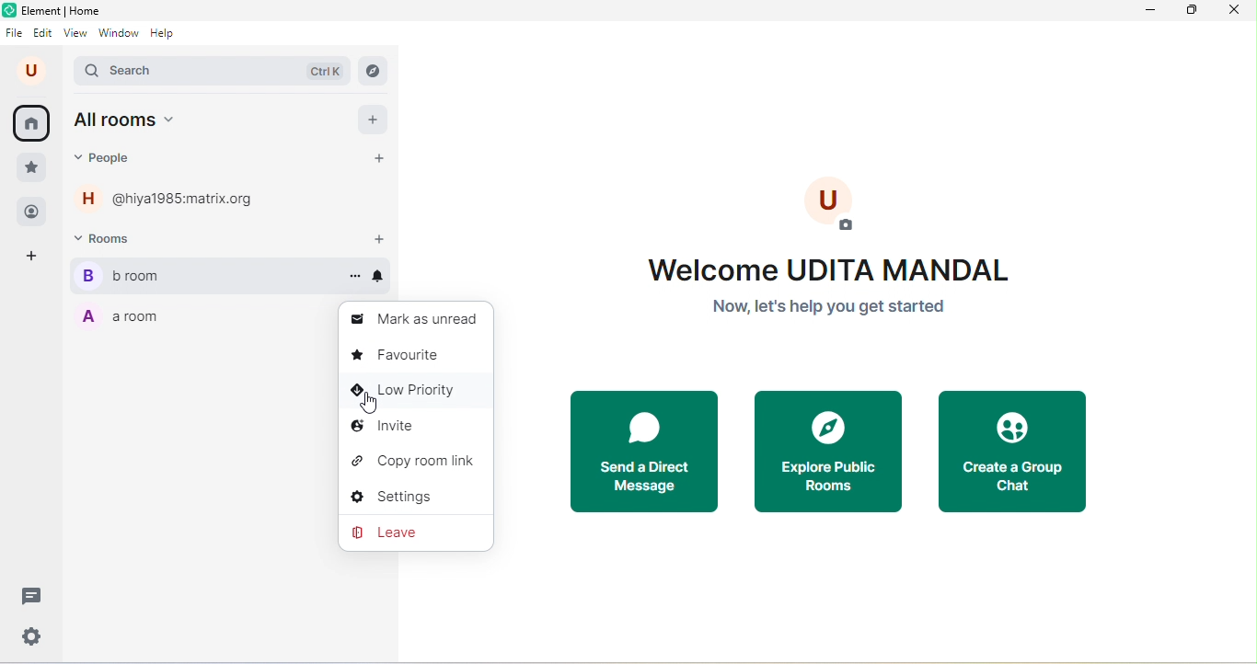  What do you see at coordinates (13, 33) in the screenshot?
I see `file` at bounding box center [13, 33].